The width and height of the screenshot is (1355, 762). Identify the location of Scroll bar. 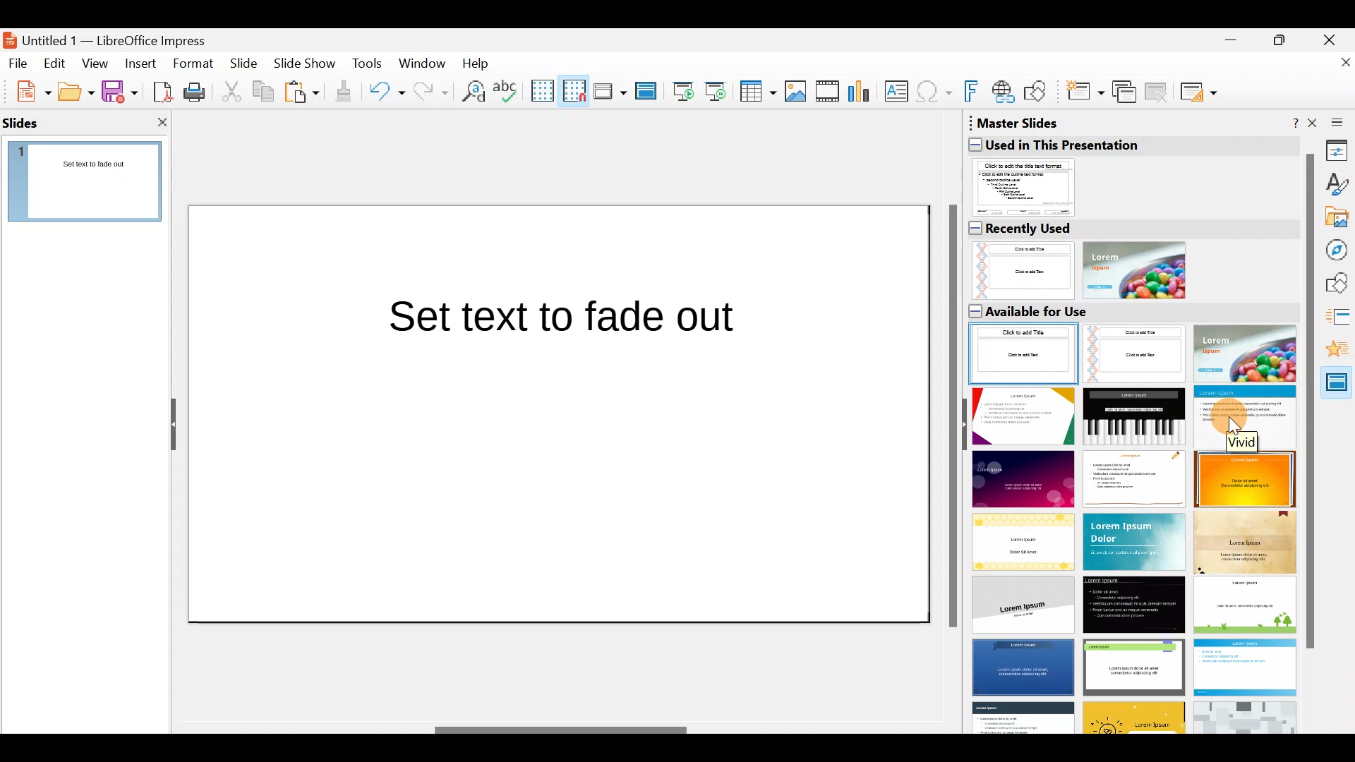
(950, 418).